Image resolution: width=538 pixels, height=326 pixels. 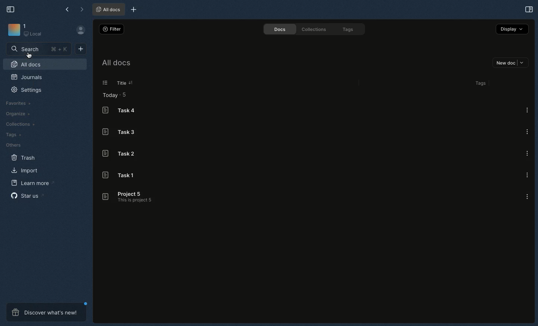 I want to click on New doc, so click(x=509, y=63).